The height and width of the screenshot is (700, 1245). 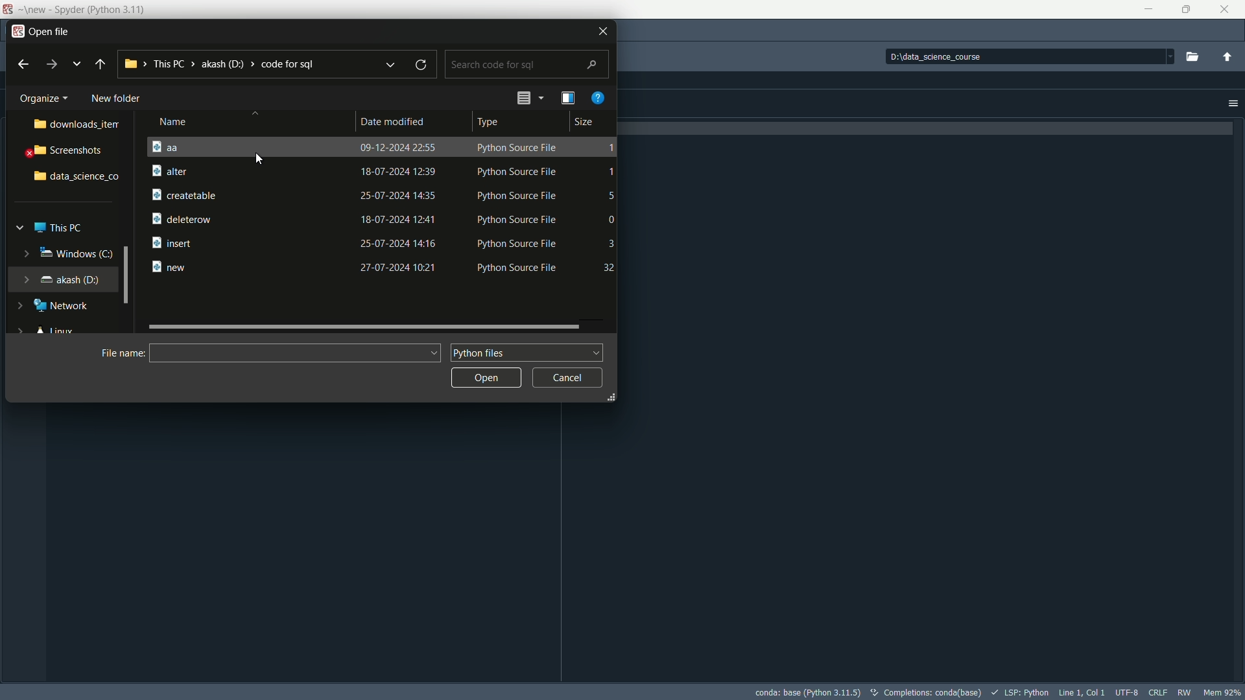 What do you see at coordinates (524, 352) in the screenshot?
I see `python files` at bounding box center [524, 352].